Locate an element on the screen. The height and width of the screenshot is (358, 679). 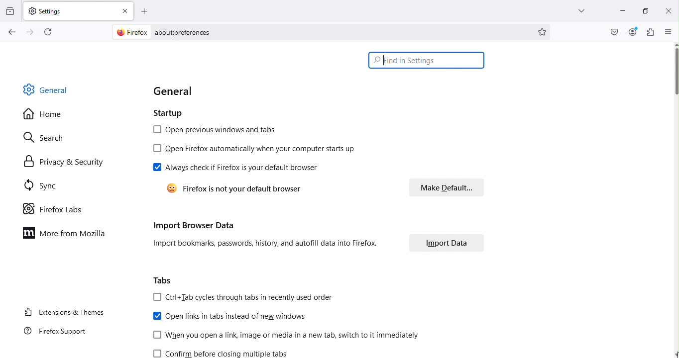
Privacy and security is located at coordinates (63, 162).